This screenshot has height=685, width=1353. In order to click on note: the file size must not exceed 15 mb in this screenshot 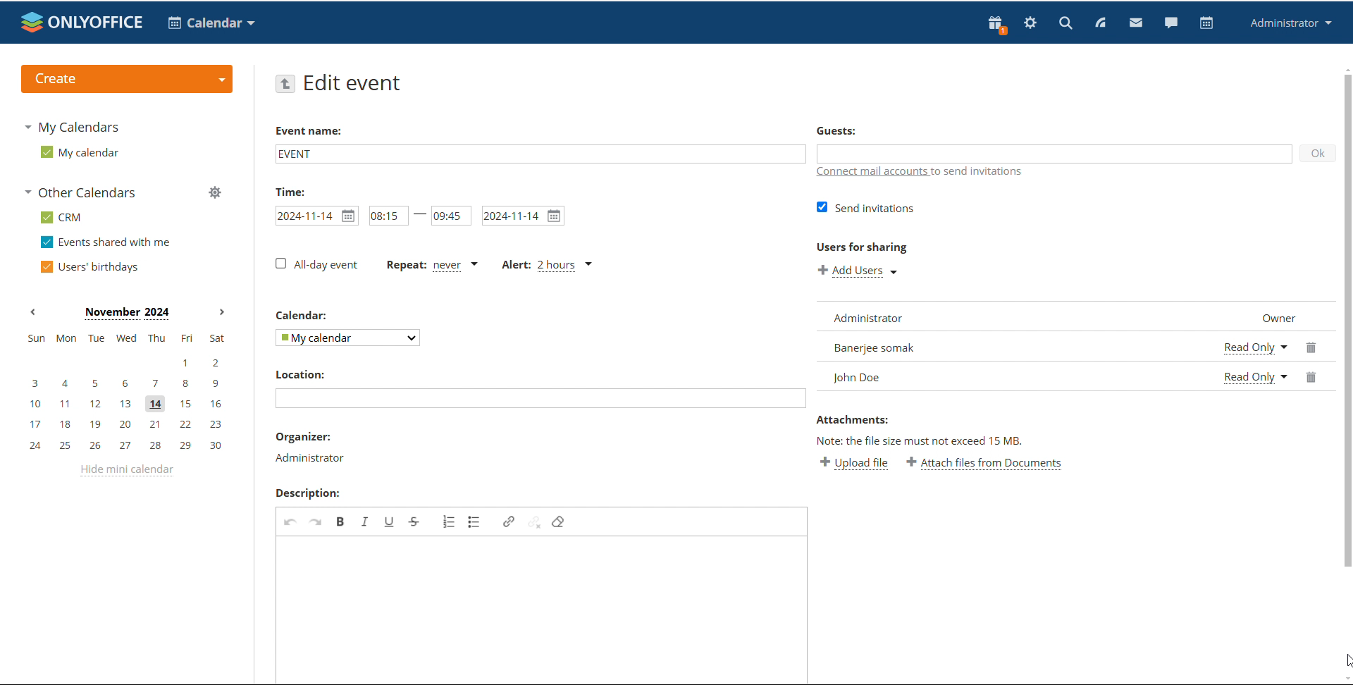, I will do `click(924, 441)`.